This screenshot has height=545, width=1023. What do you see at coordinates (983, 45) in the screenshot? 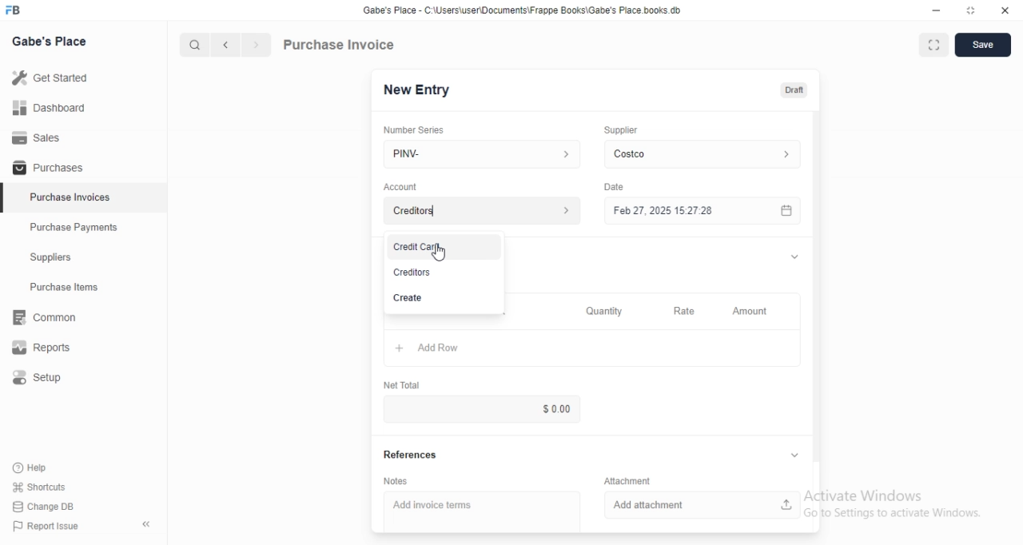
I see `Save` at bounding box center [983, 45].